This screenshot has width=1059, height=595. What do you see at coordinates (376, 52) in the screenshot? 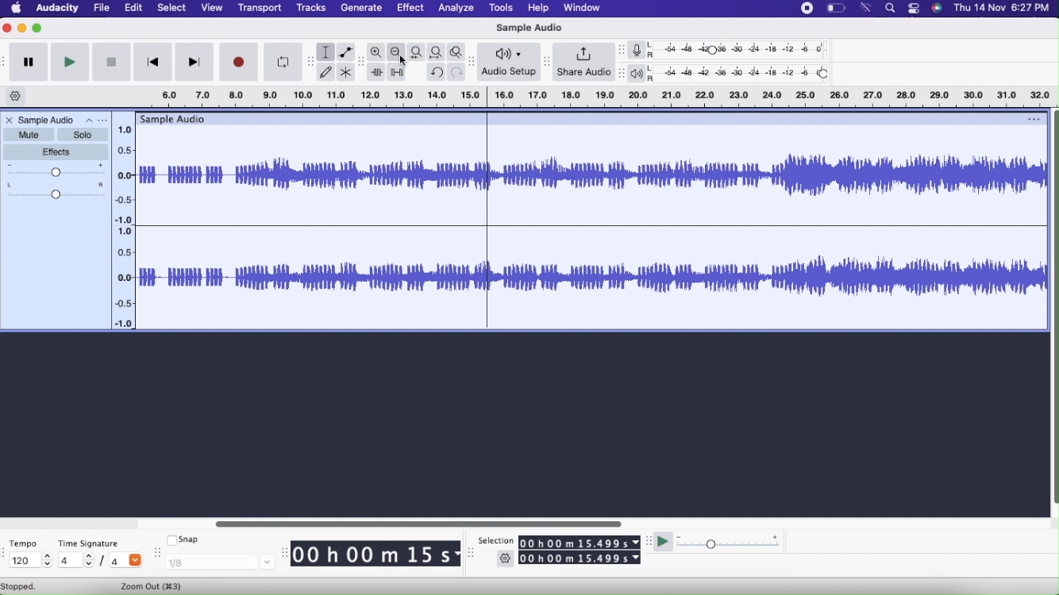
I see `Zoom In` at bounding box center [376, 52].